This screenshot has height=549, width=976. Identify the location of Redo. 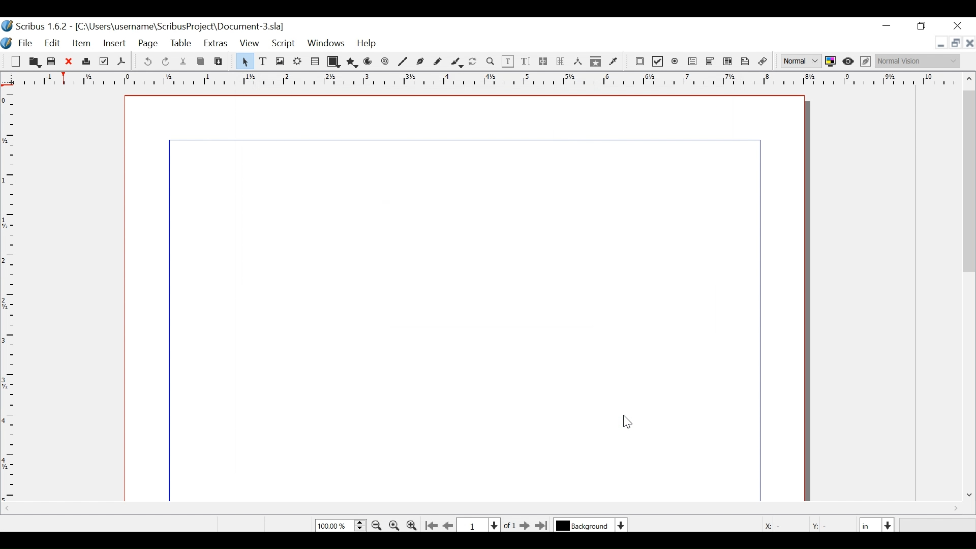
(165, 62).